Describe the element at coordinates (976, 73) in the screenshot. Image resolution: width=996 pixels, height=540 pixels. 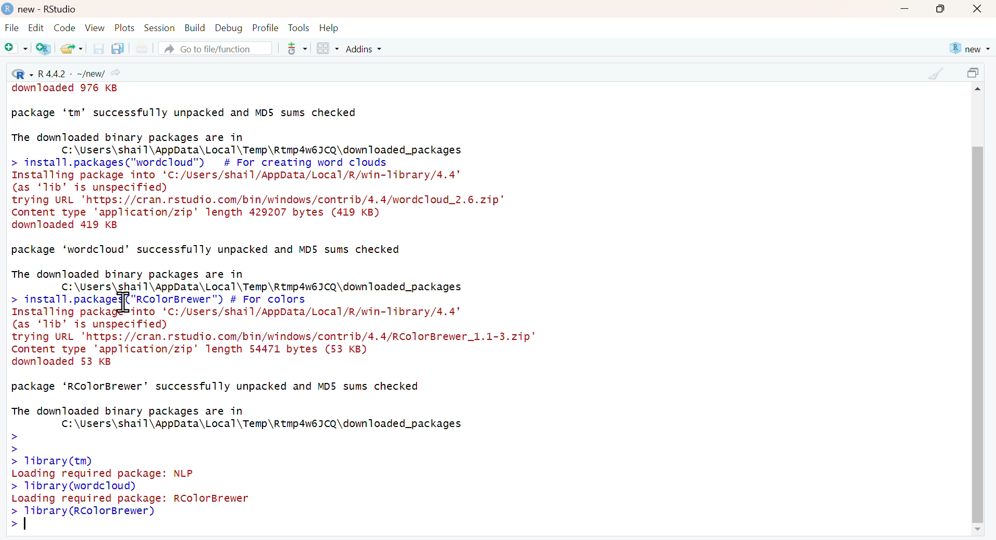
I see `maximize` at that location.